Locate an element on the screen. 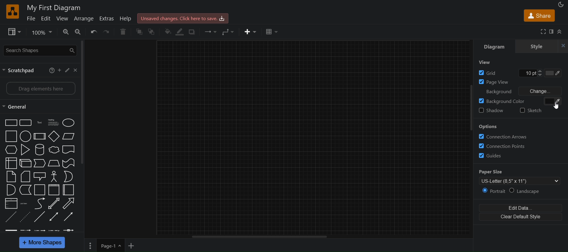 Image resolution: width=568 pixels, height=252 pixels. share is located at coordinates (538, 16).